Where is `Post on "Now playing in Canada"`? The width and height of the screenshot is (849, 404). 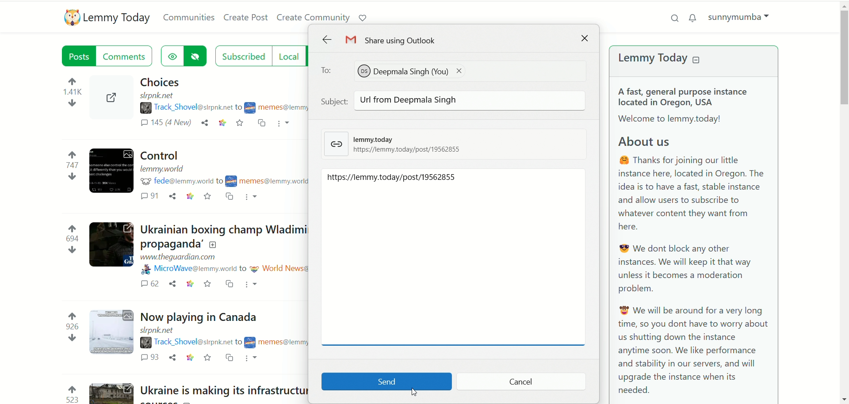
Post on "Now playing in Canada" is located at coordinates (198, 316).